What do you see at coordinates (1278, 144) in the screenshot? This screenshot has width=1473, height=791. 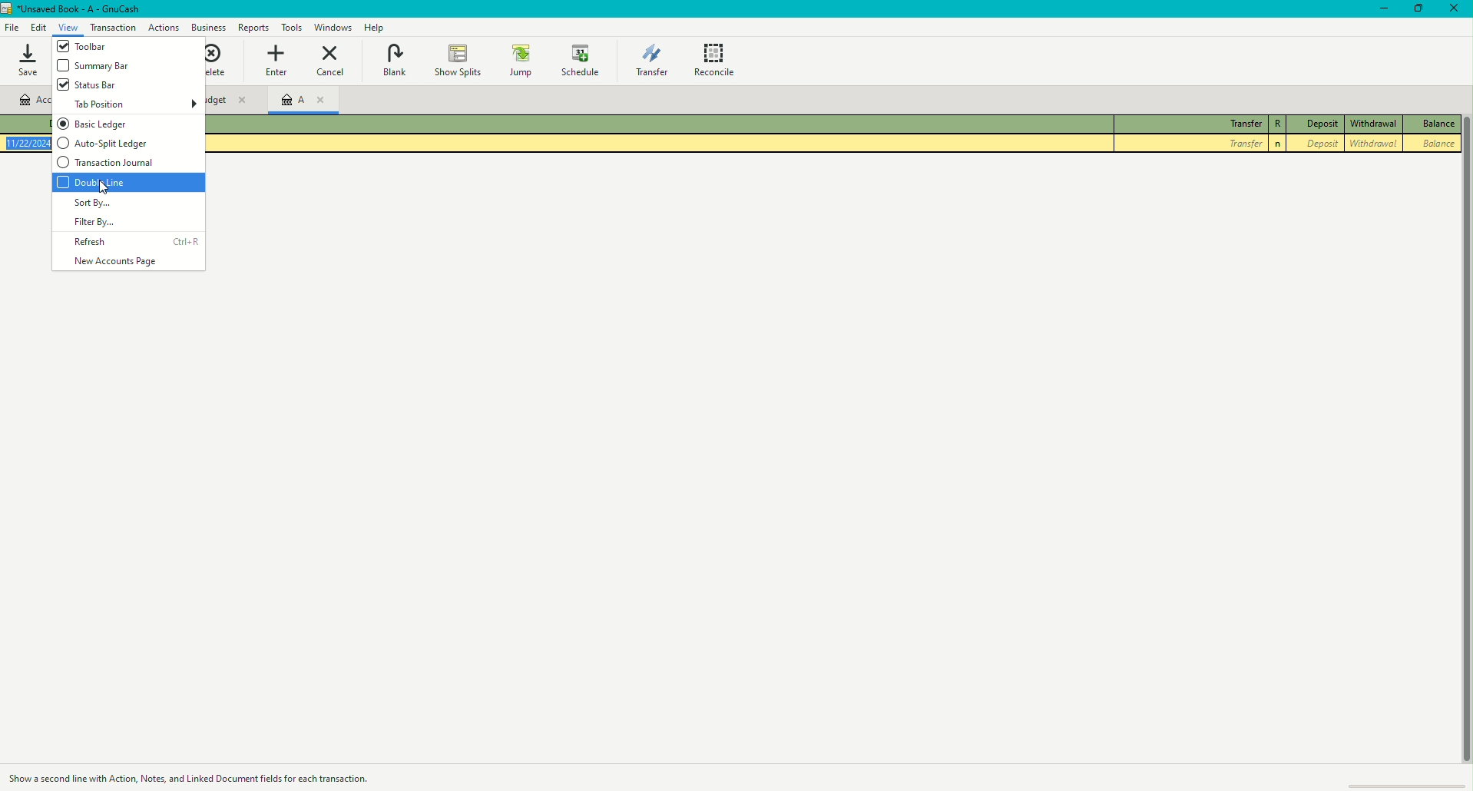 I see `` at bounding box center [1278, 144].